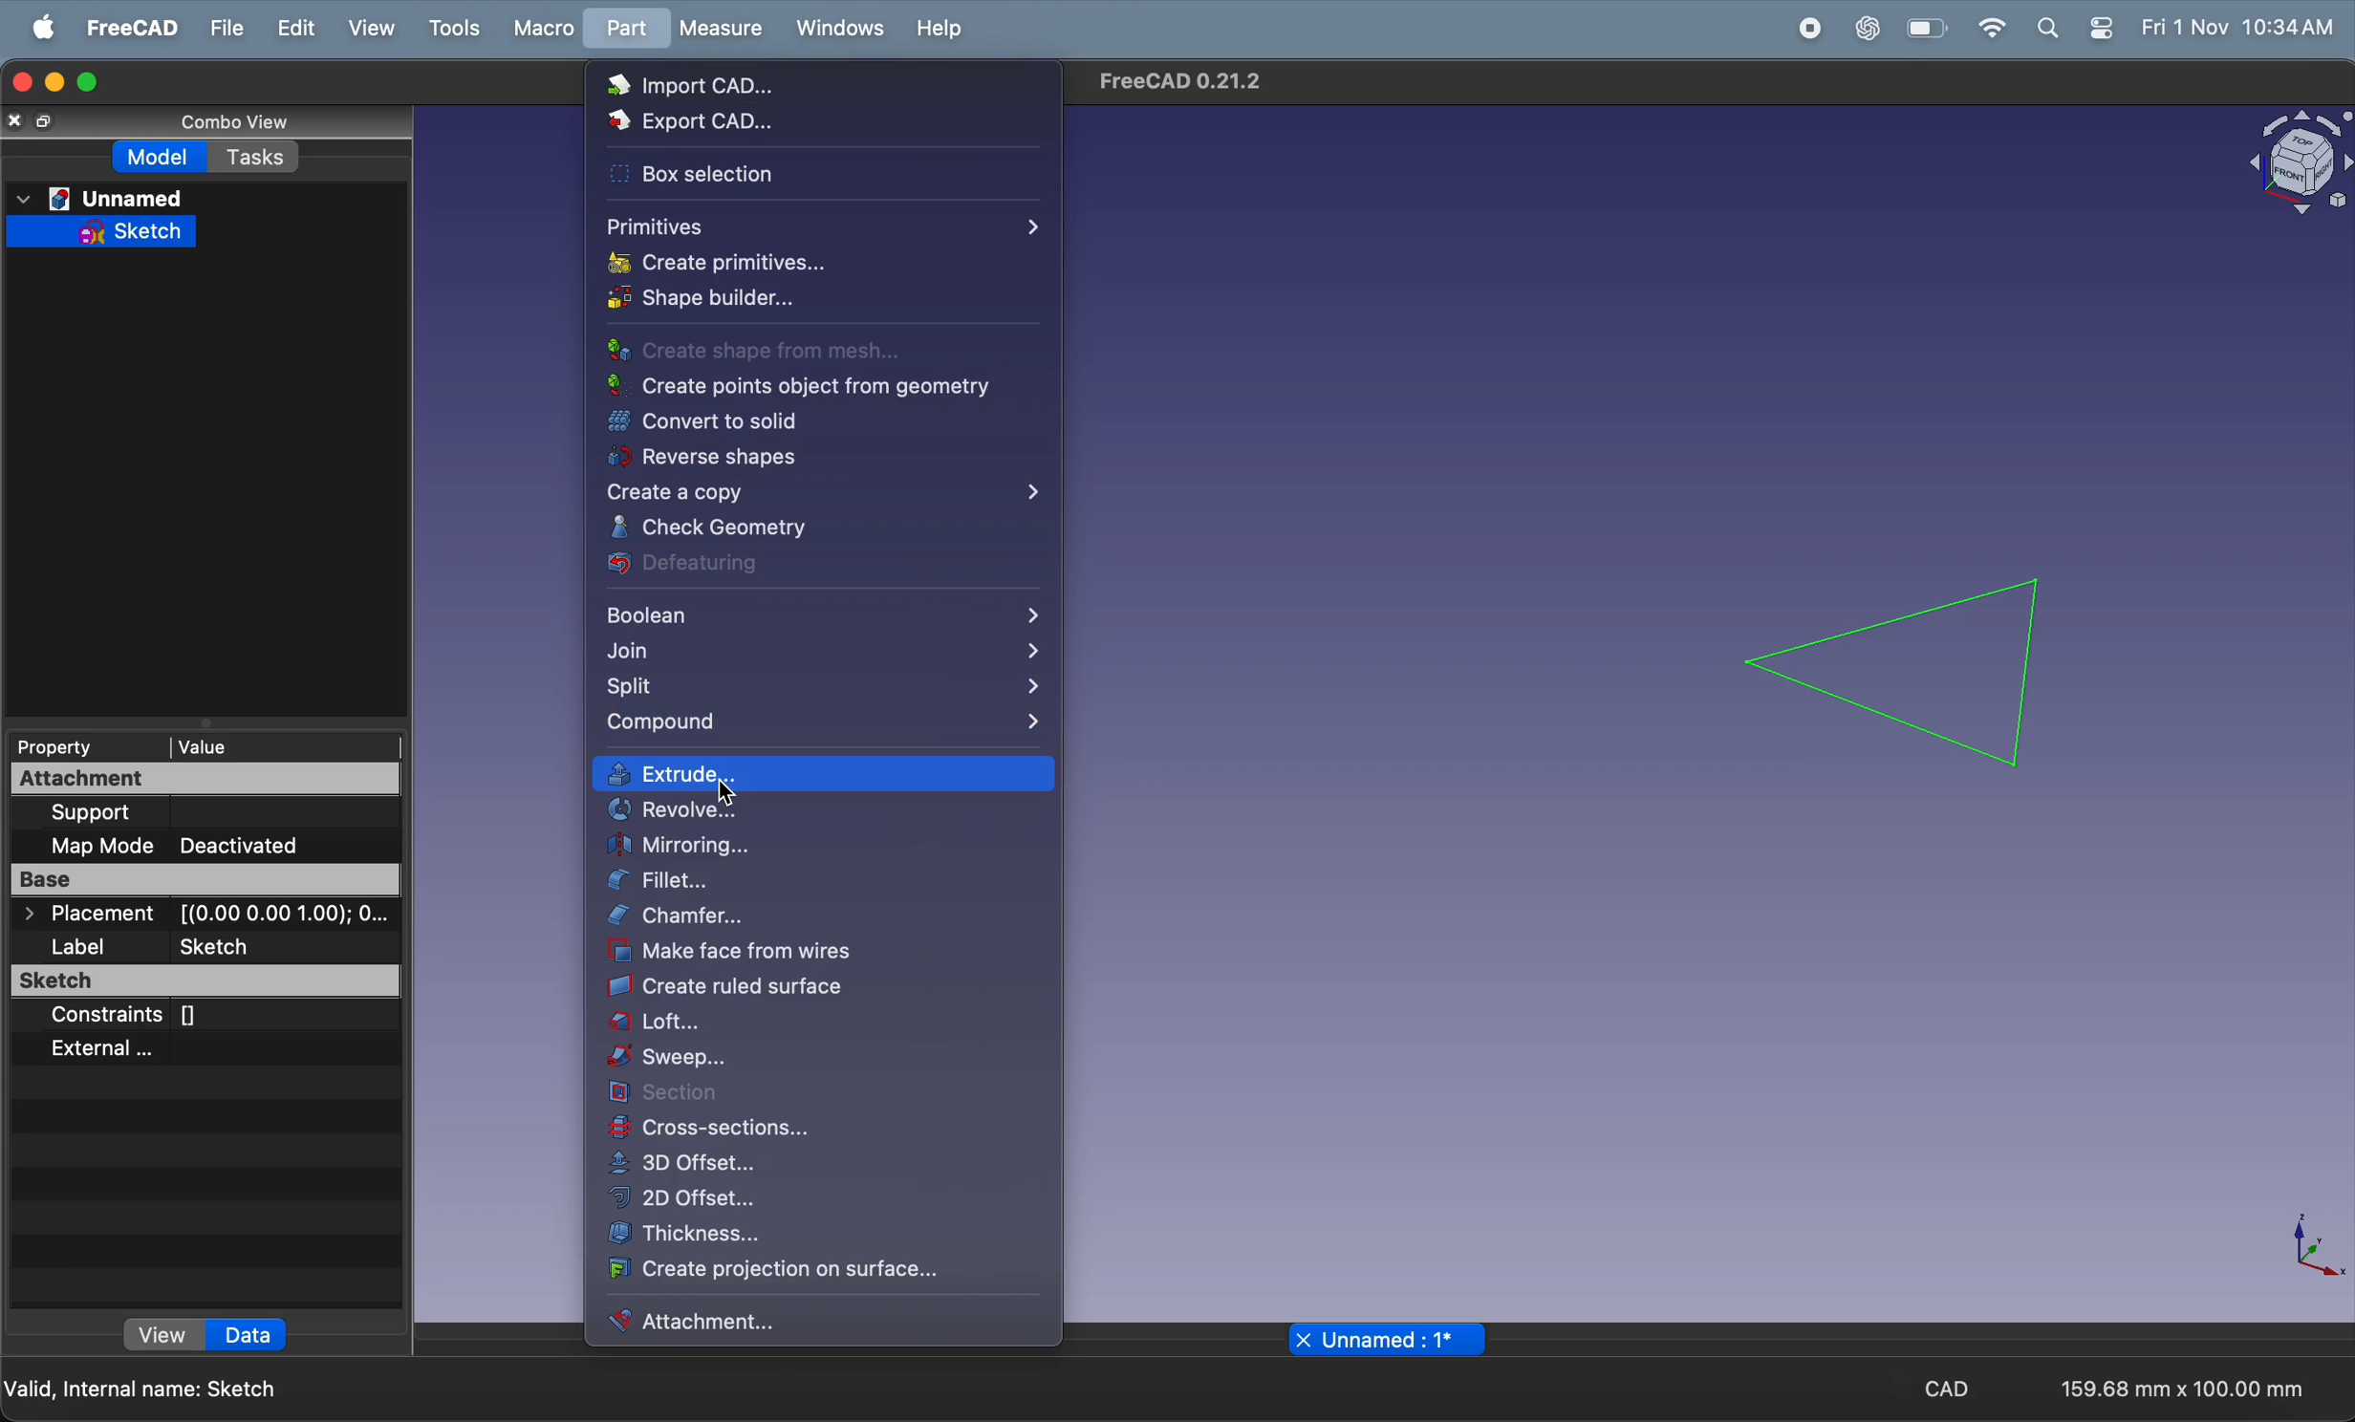 This screenshot has width=2355, height=1422. Describe the element at coordinates (819, 1196) in the screenshot. I see `2d offset` at that location.